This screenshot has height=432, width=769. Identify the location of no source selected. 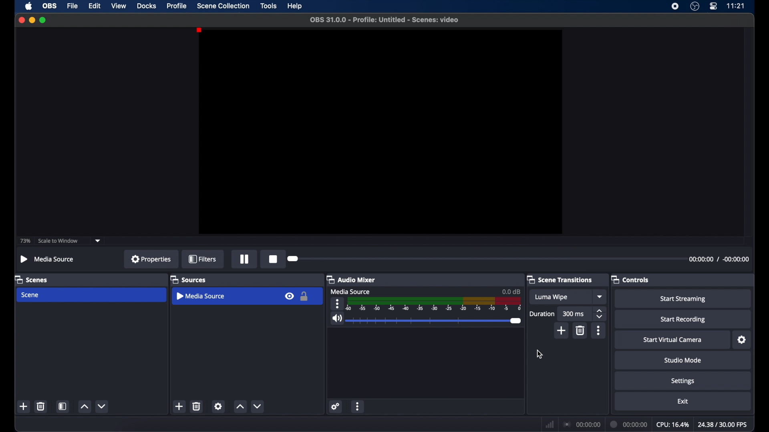
(47, 259).